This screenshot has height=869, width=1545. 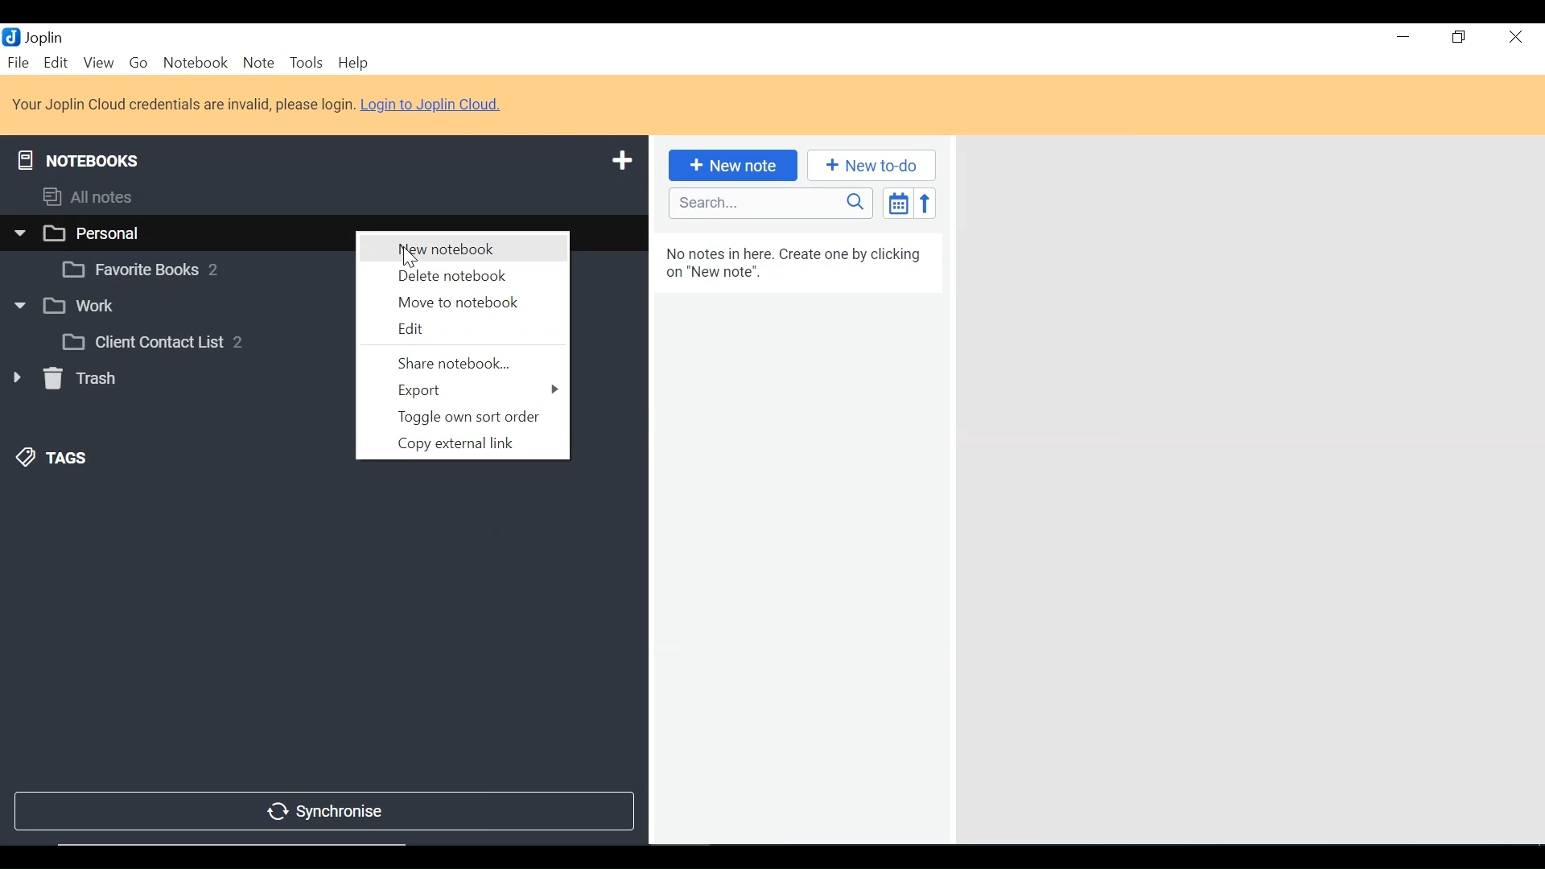 What do you see at coordinates (1459, 39) in the screenshot?
I see `Restore` at bounding box center [1459, 39].